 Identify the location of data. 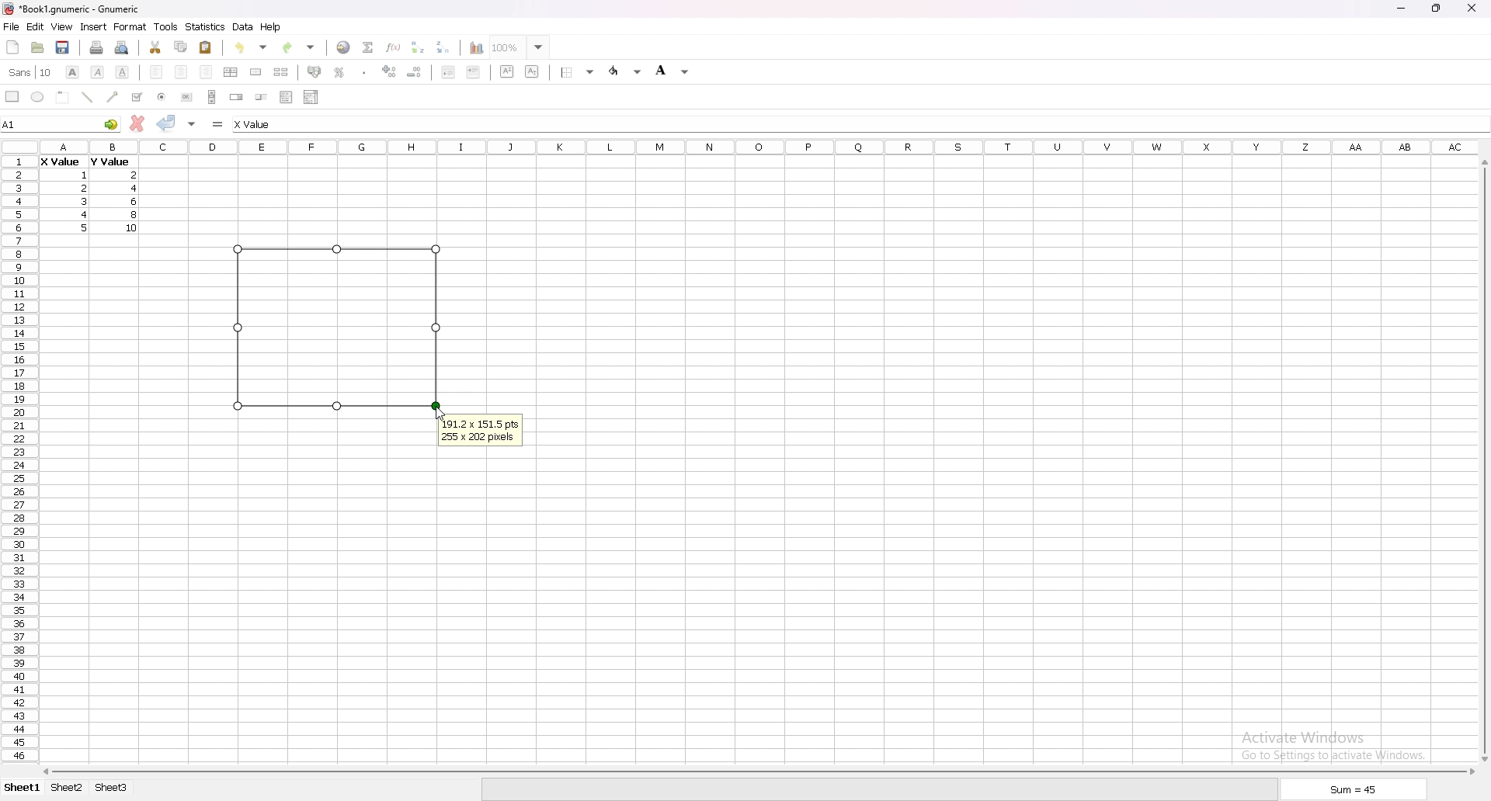
(243, 26).